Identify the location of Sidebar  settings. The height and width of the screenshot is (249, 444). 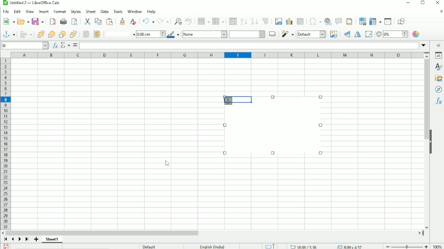
(438, 46).